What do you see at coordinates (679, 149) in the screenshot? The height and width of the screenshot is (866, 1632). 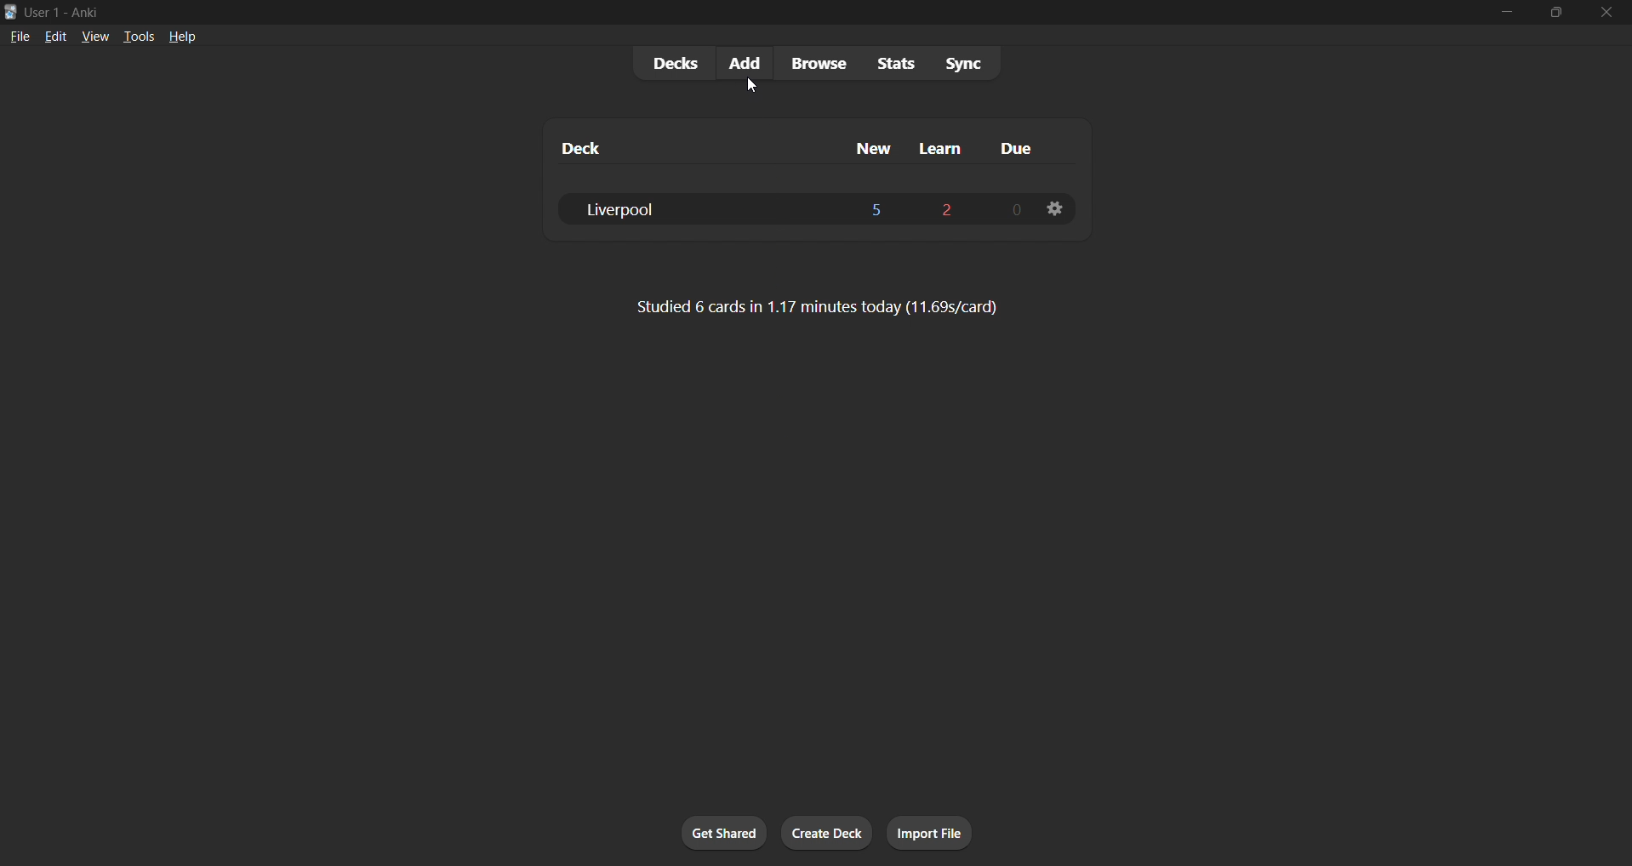 I see `deck column` at bounding box center [679, 149].